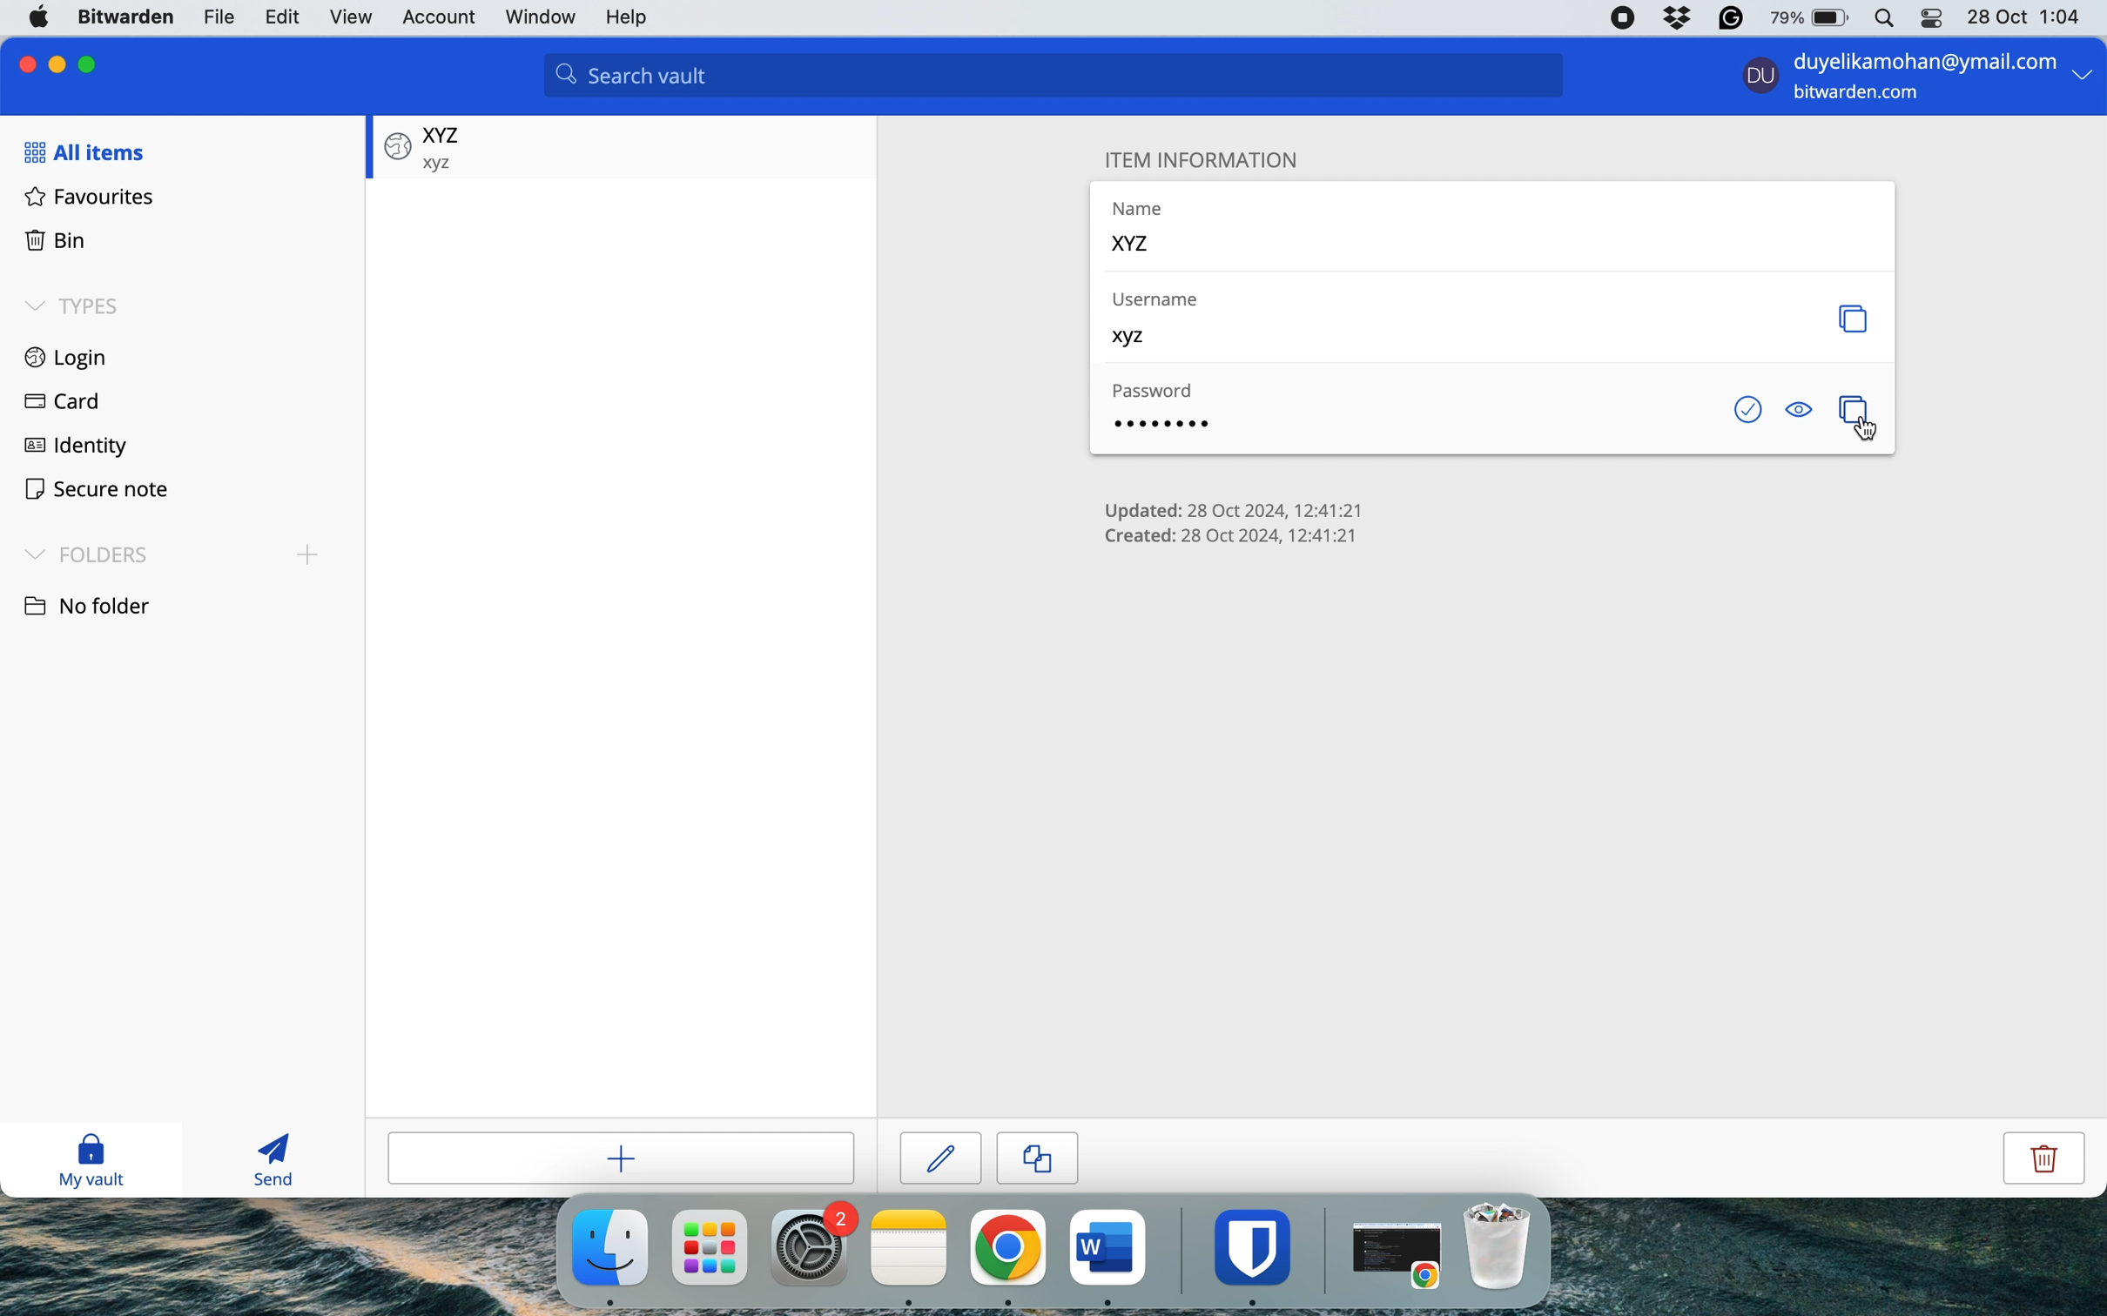 This screenshot has width=2107, height=1316. What do you see at coordinates (60, 399) in the screenshot?
I see `card` at bounding box center [60, 399].